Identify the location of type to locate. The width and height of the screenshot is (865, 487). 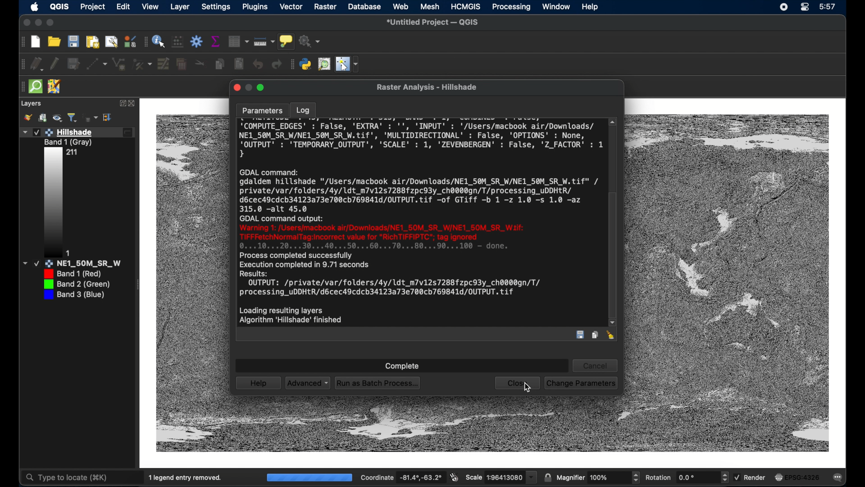
(66, 478).